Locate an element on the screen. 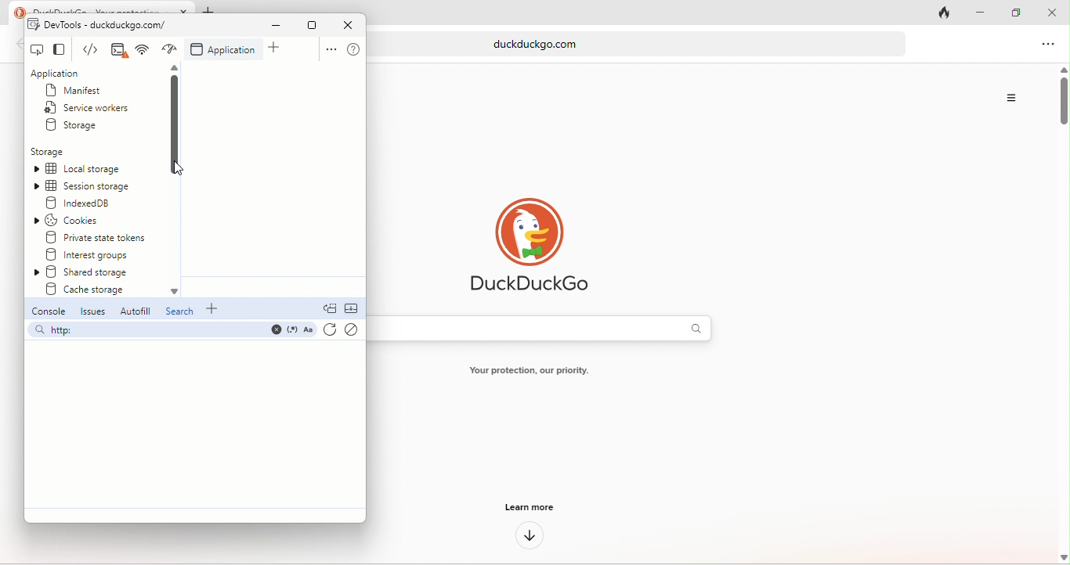 This screenshot has height=565, width=1070. storage is located at coordinates (77, 124).